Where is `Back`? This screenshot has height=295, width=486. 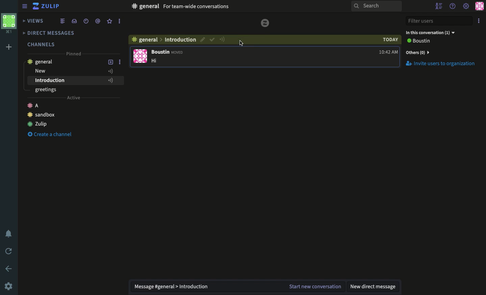 Back is located at coordinates (8, 268).